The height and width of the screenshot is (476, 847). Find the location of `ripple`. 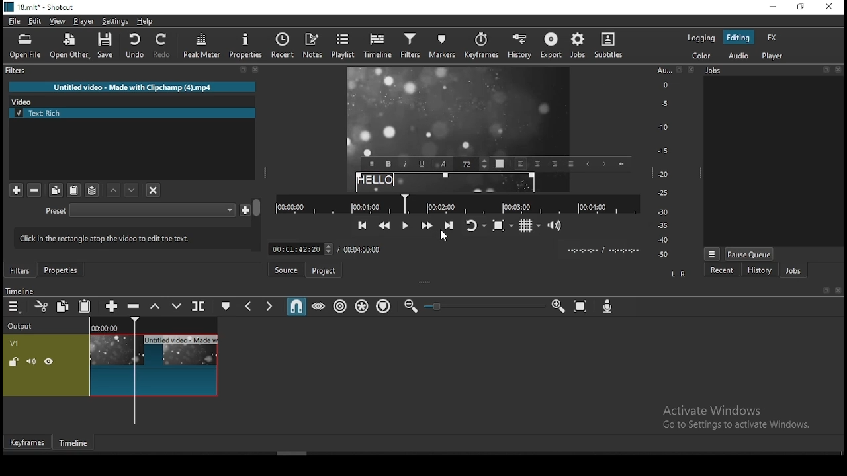

ripple is located at coordinates (339, 306).